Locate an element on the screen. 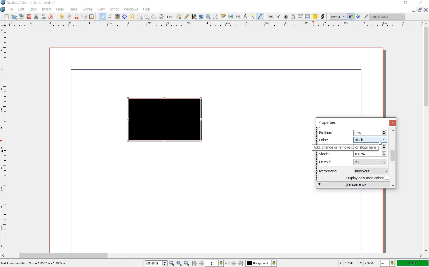 This screenshot has width=429, height=267. Increase or decrease zoom value is located at coordinates (165, 263).